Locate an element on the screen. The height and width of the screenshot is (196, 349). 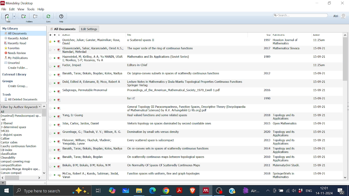
Create folder is located at coordinates (17, 68).